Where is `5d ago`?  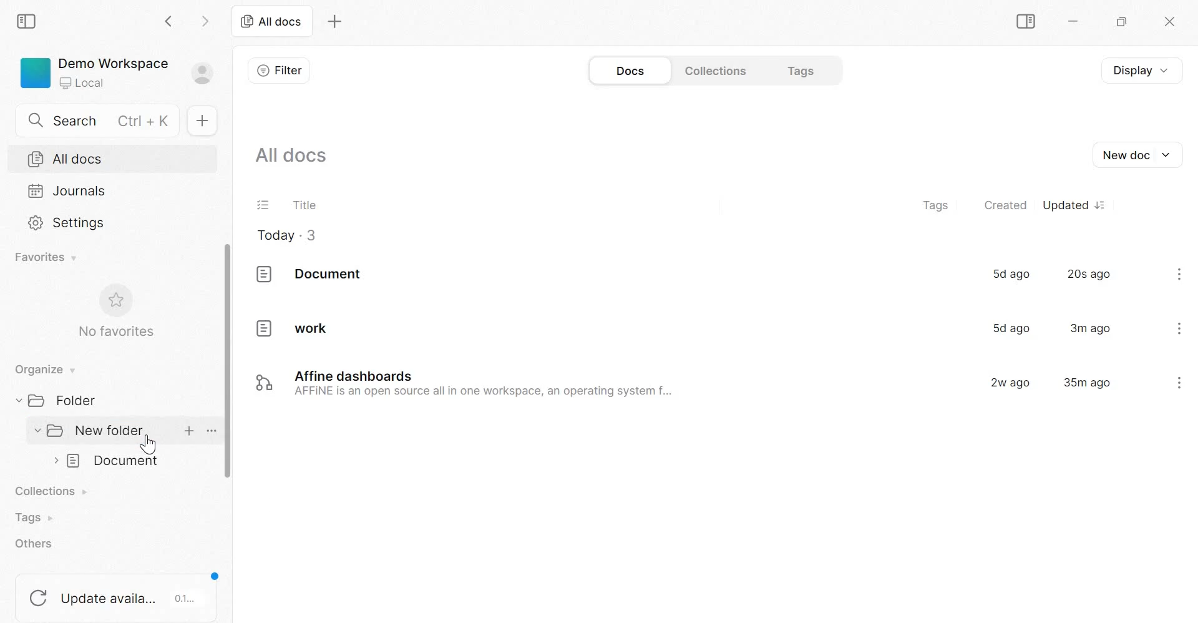
5d ago is located at coordinates (1008, 327).